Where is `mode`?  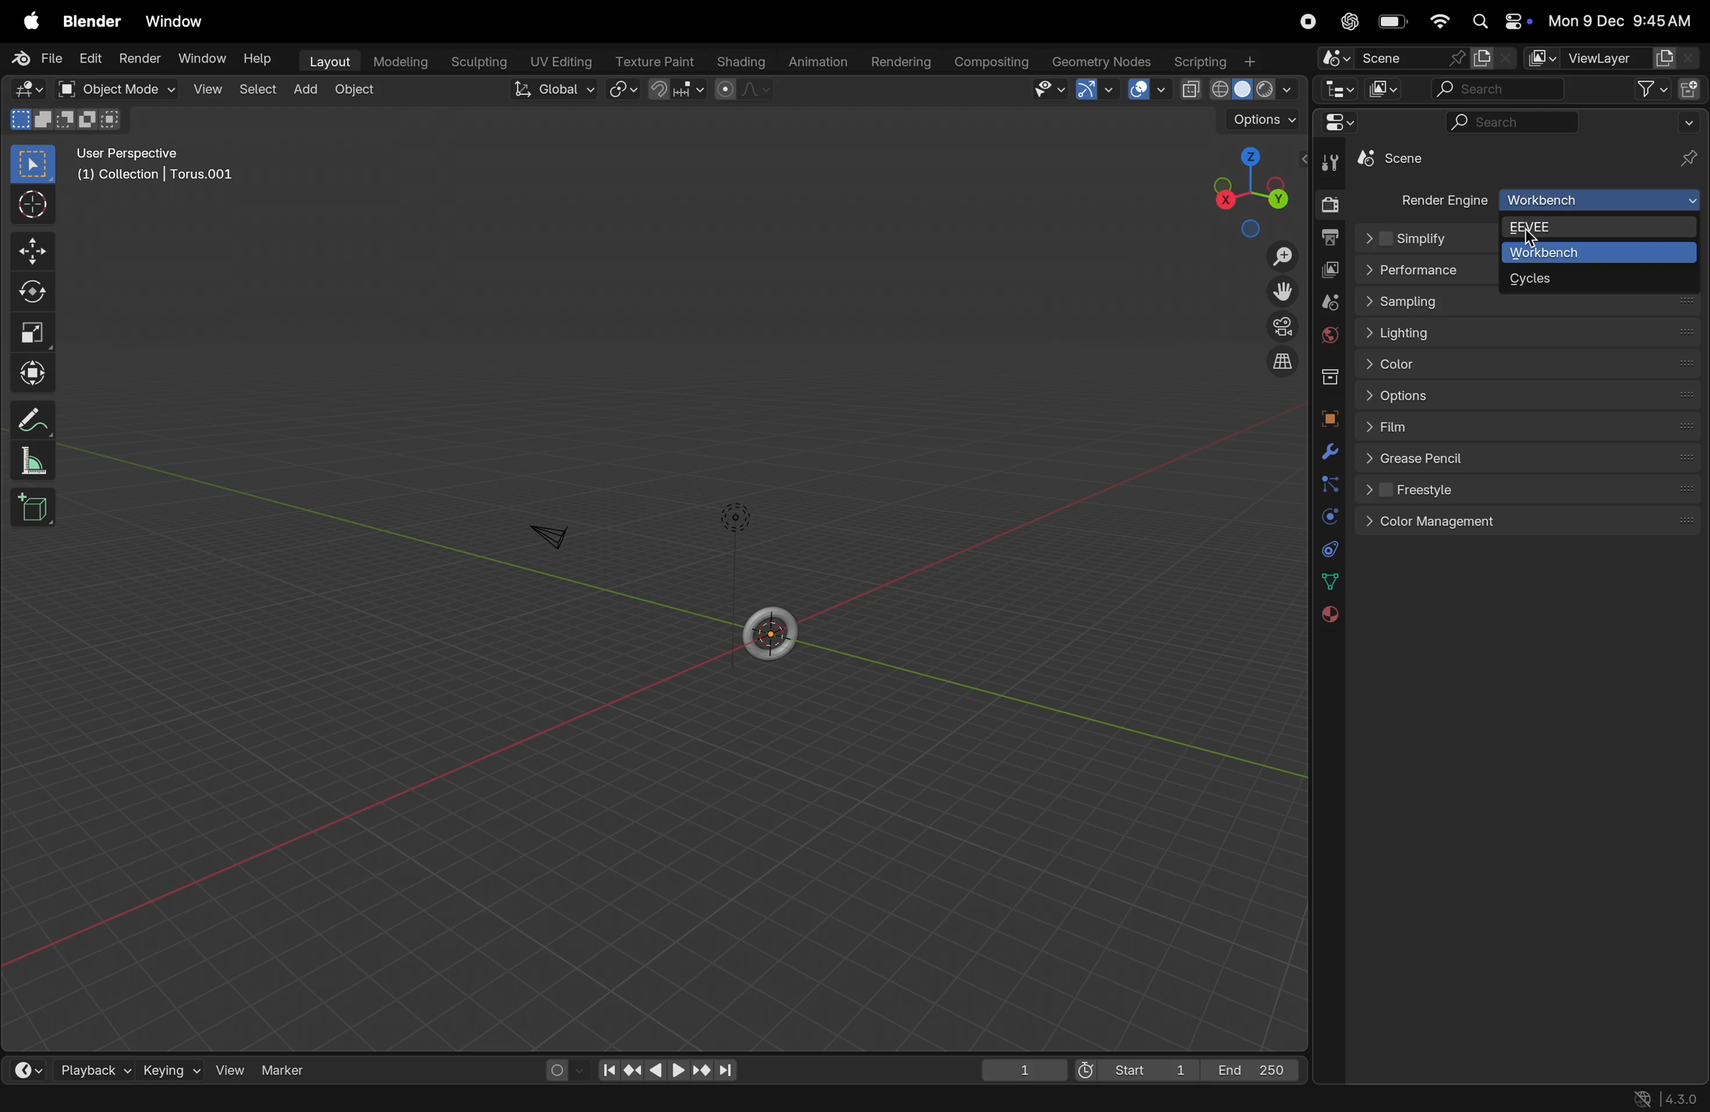
mode is located at coordinates (65, 121).